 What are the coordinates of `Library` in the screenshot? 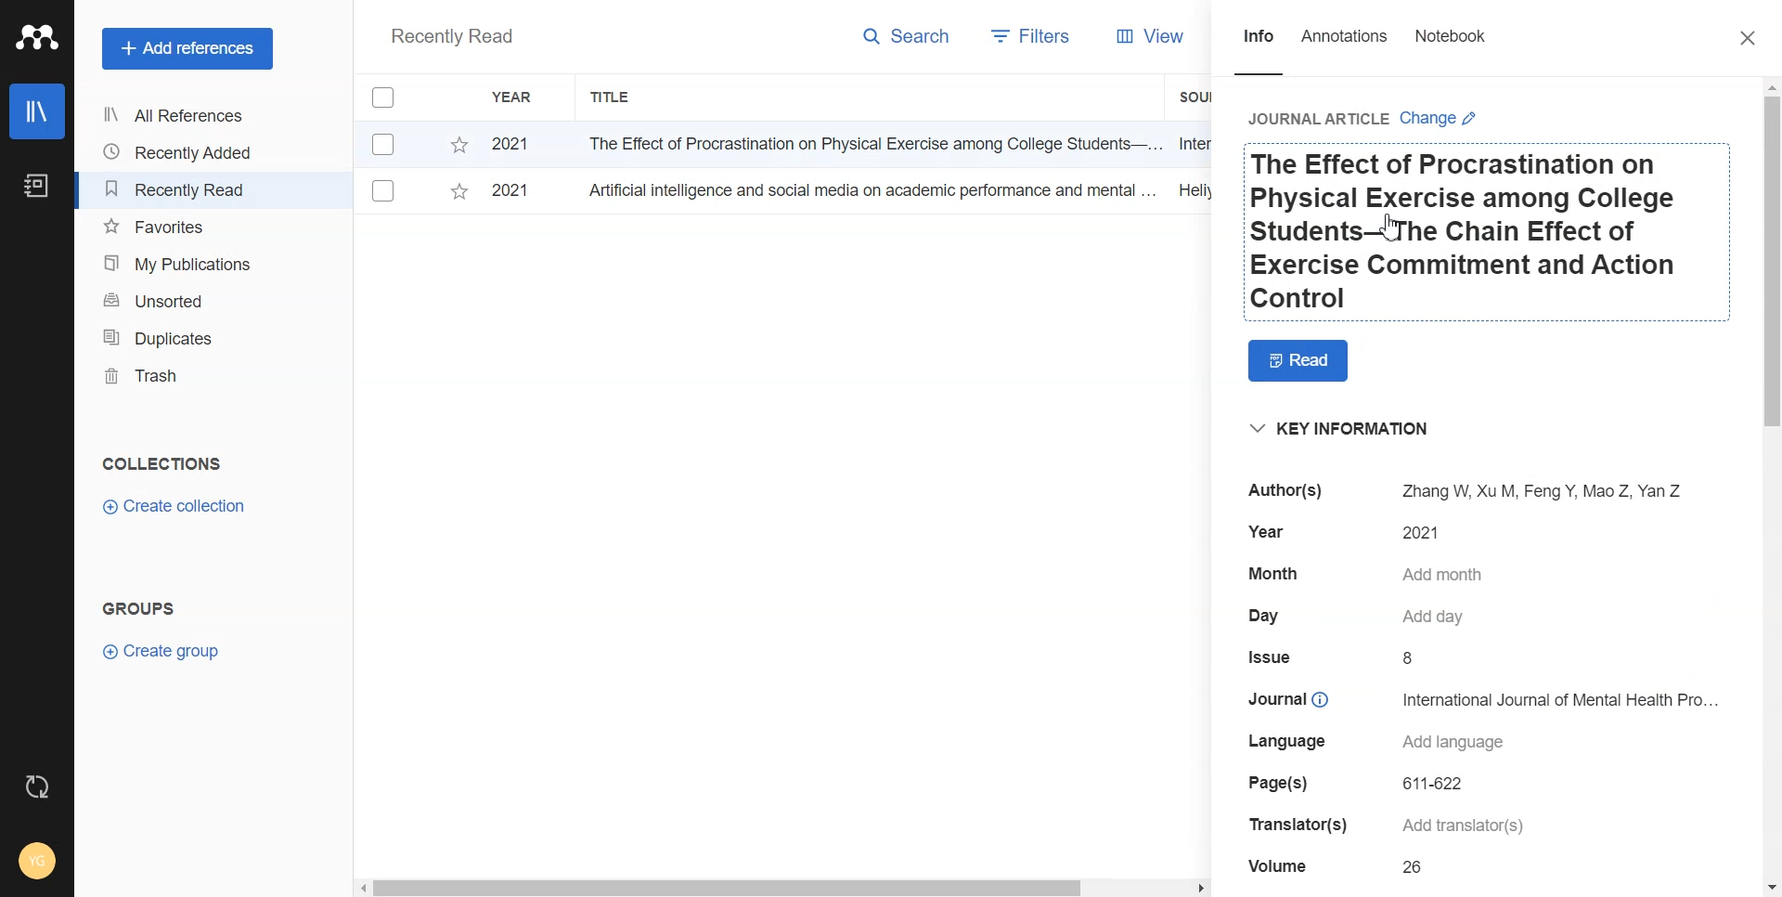 It's located at (38, 111).